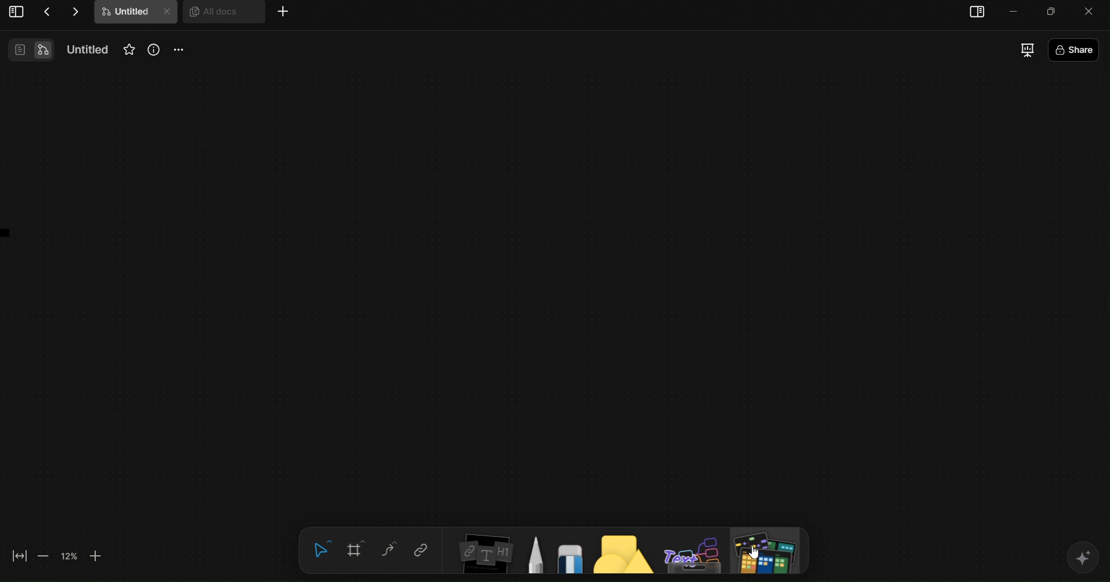 The width and height of the screenshot is (1110, 582). Describe the element at coordinates (29, 49) in the screenshot. I see `View` at that location.